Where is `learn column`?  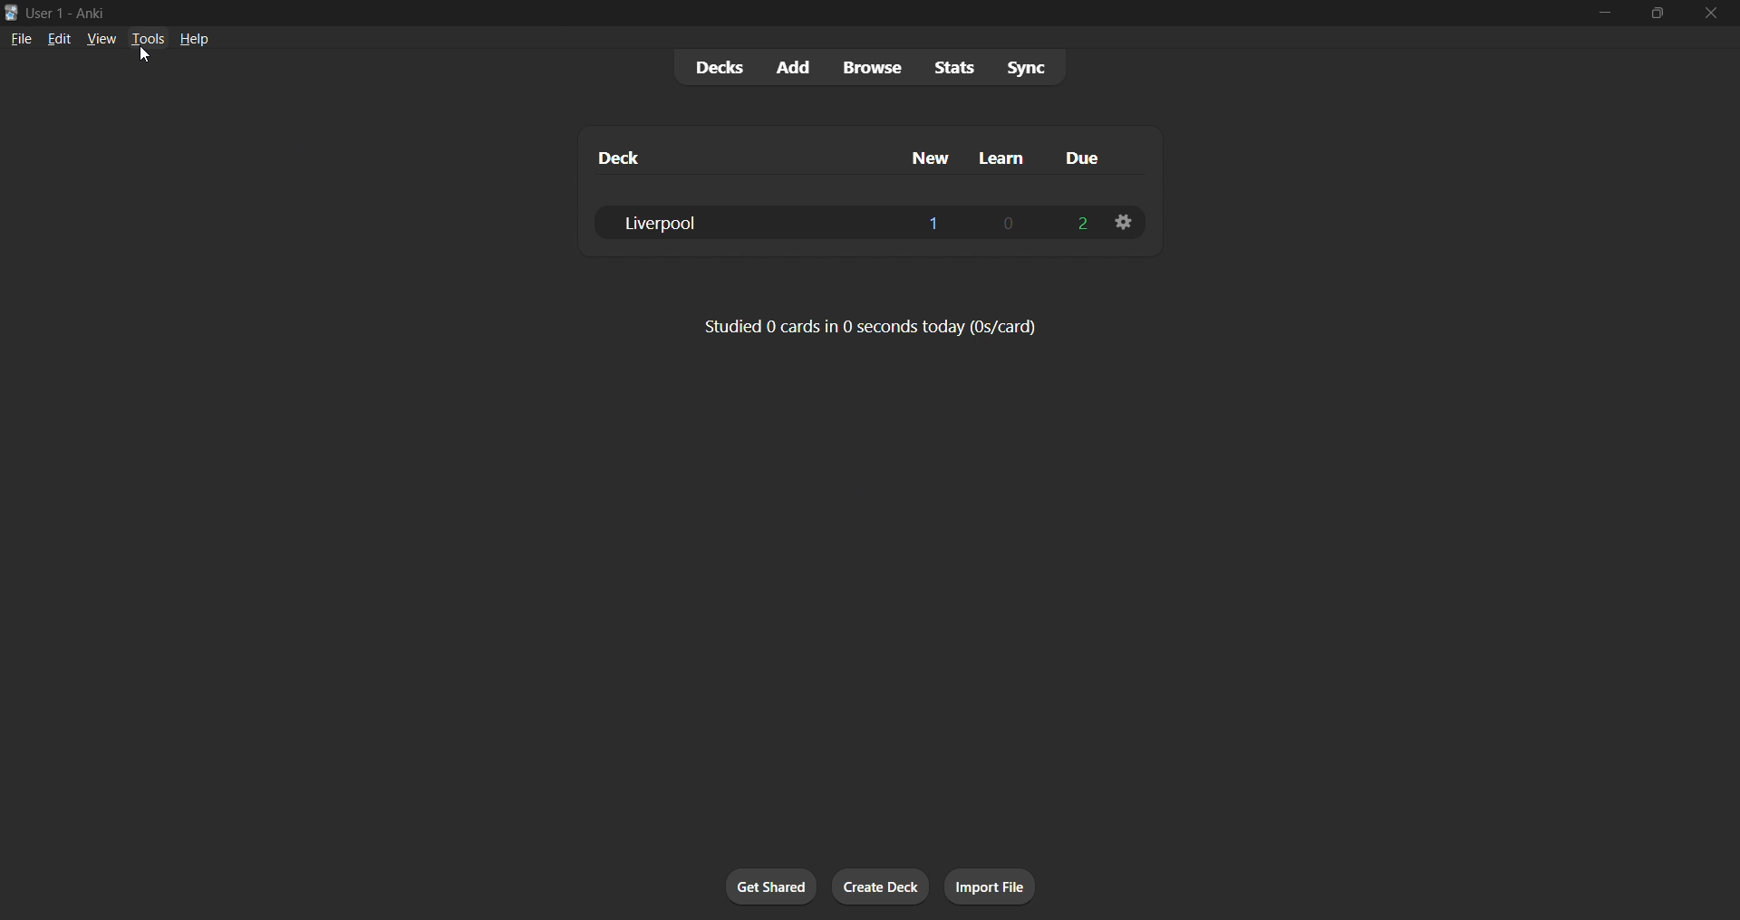 learn column is located at coordinates (1011, 159).